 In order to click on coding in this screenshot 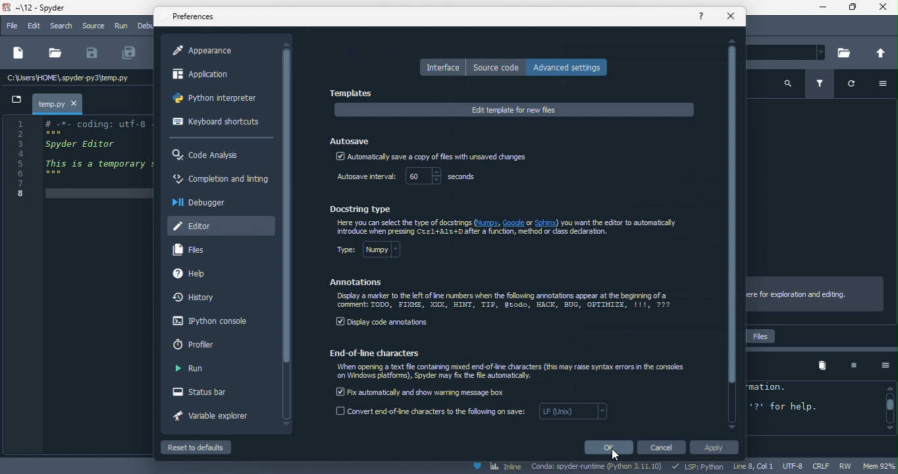, I will do `click(78, 158)`.